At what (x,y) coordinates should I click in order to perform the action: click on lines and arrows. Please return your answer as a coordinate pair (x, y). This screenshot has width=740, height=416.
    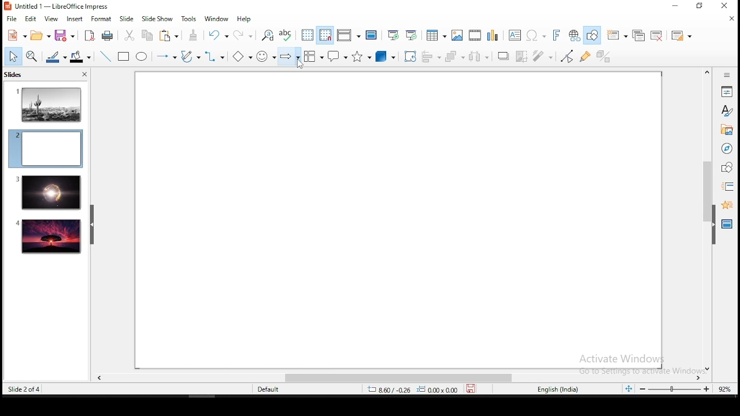
    Looking at the image, I should click on (166, 57).